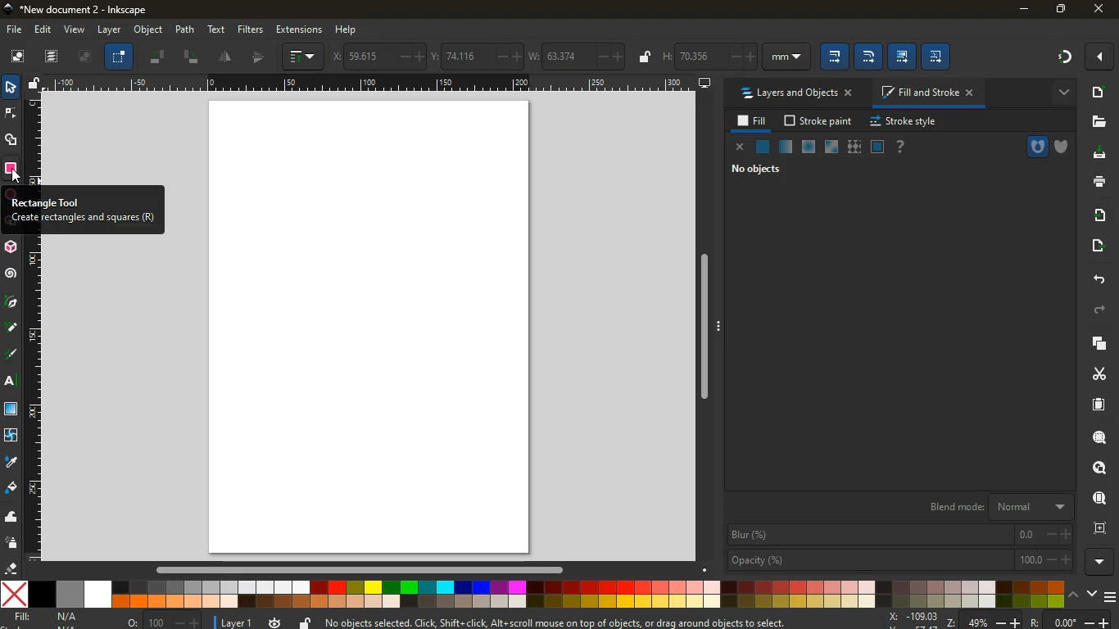  What do you see at coordinates (580, 622) in the screenshot?
I see `message` at bounding box center [580, 622].